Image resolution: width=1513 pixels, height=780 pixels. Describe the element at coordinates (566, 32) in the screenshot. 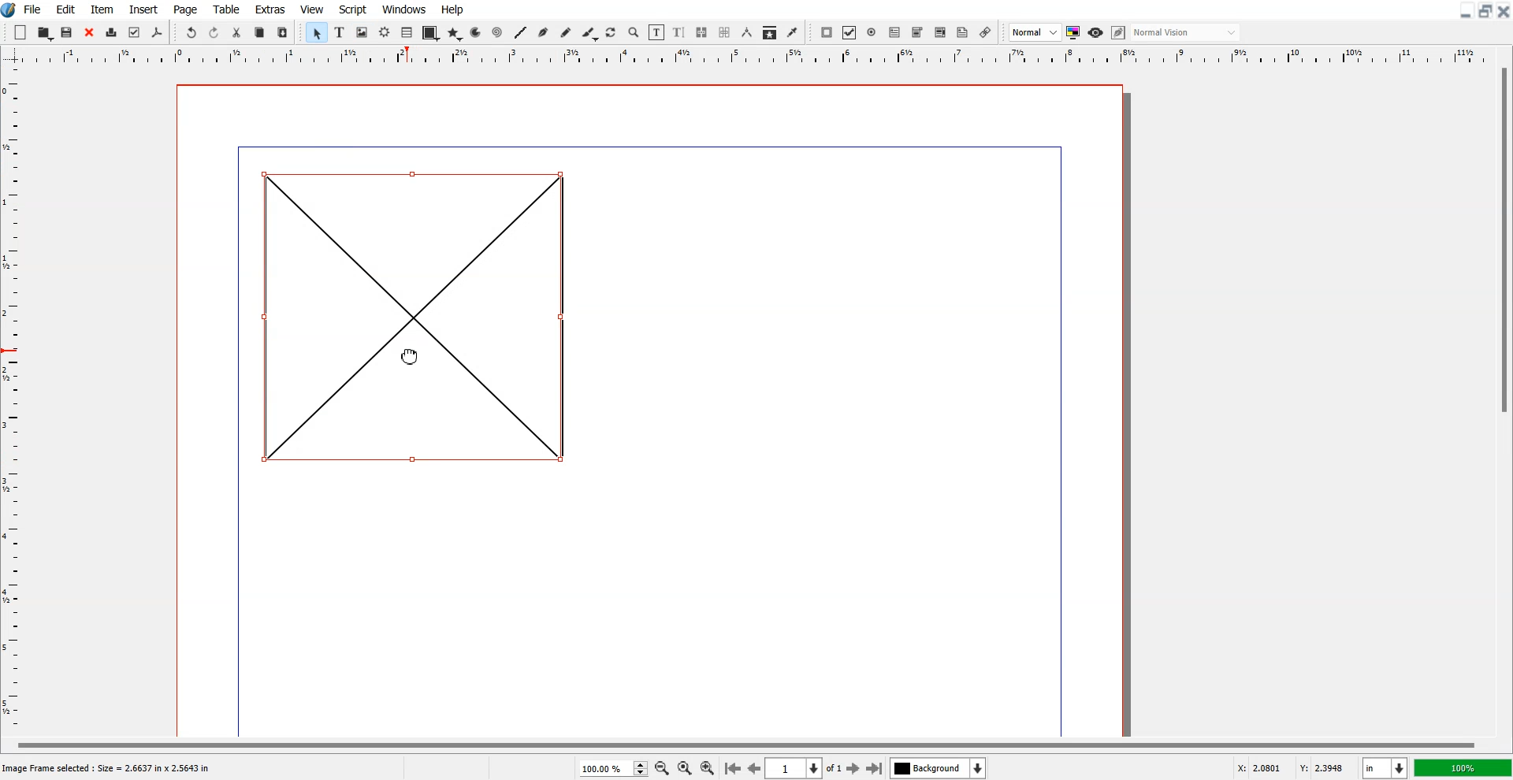

I see `Freehand Line` at that location.